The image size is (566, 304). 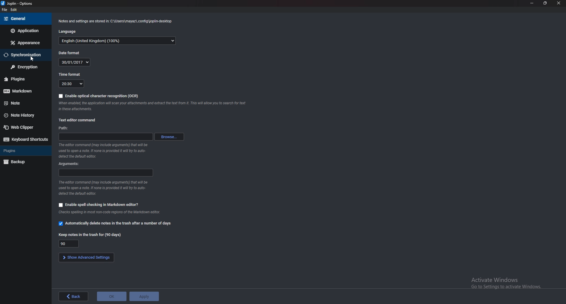 What do you see at coordinates (86, 257) in the screenshot?
I see `show advanced settings` at bounding box center [86, 257].